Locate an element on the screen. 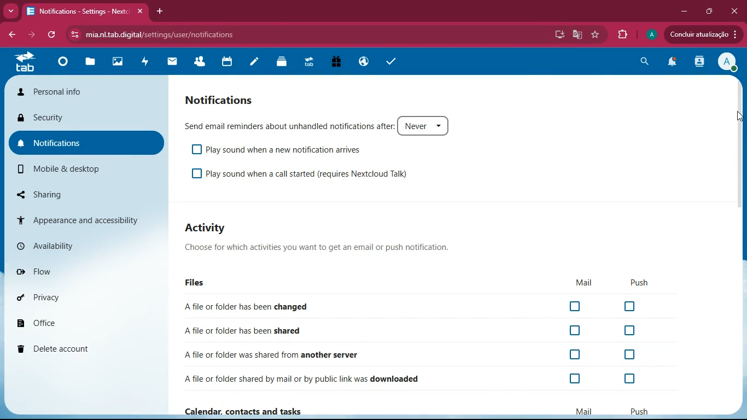  off is located at coordinates (629, 329).